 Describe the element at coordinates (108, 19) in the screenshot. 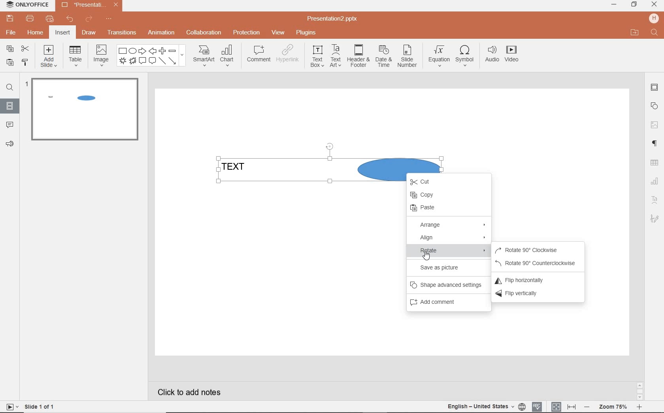

I see `customize quick access toolbar` at that location.